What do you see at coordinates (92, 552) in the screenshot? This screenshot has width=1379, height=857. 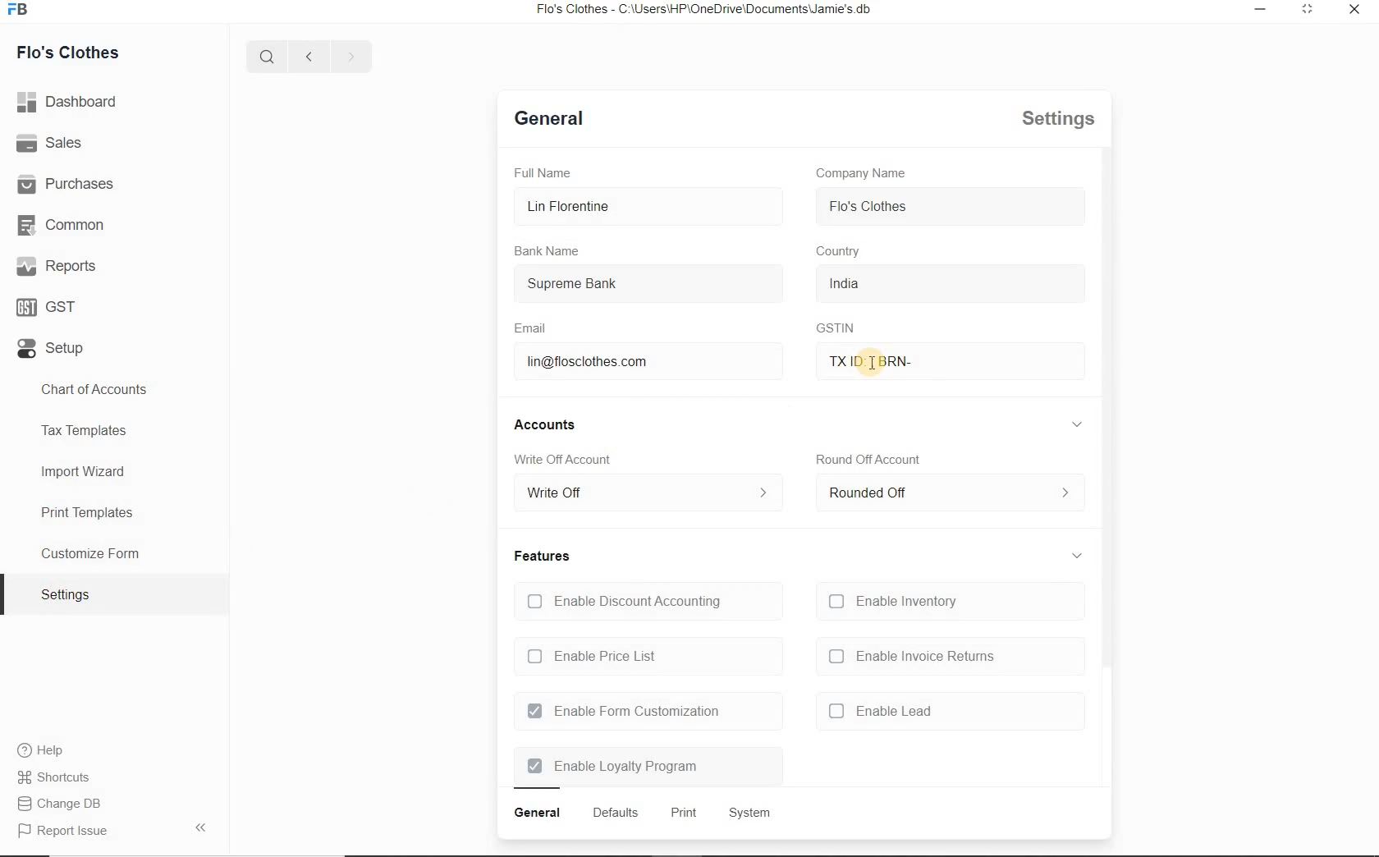 I see `Customize Form` at bounding box center [92, 552].